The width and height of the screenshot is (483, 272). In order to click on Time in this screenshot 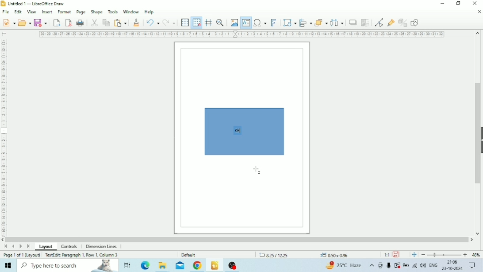, I will do `click(452, 262)`.